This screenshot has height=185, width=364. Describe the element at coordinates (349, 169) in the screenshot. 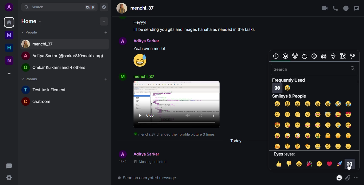

I see `cursor` at that location.